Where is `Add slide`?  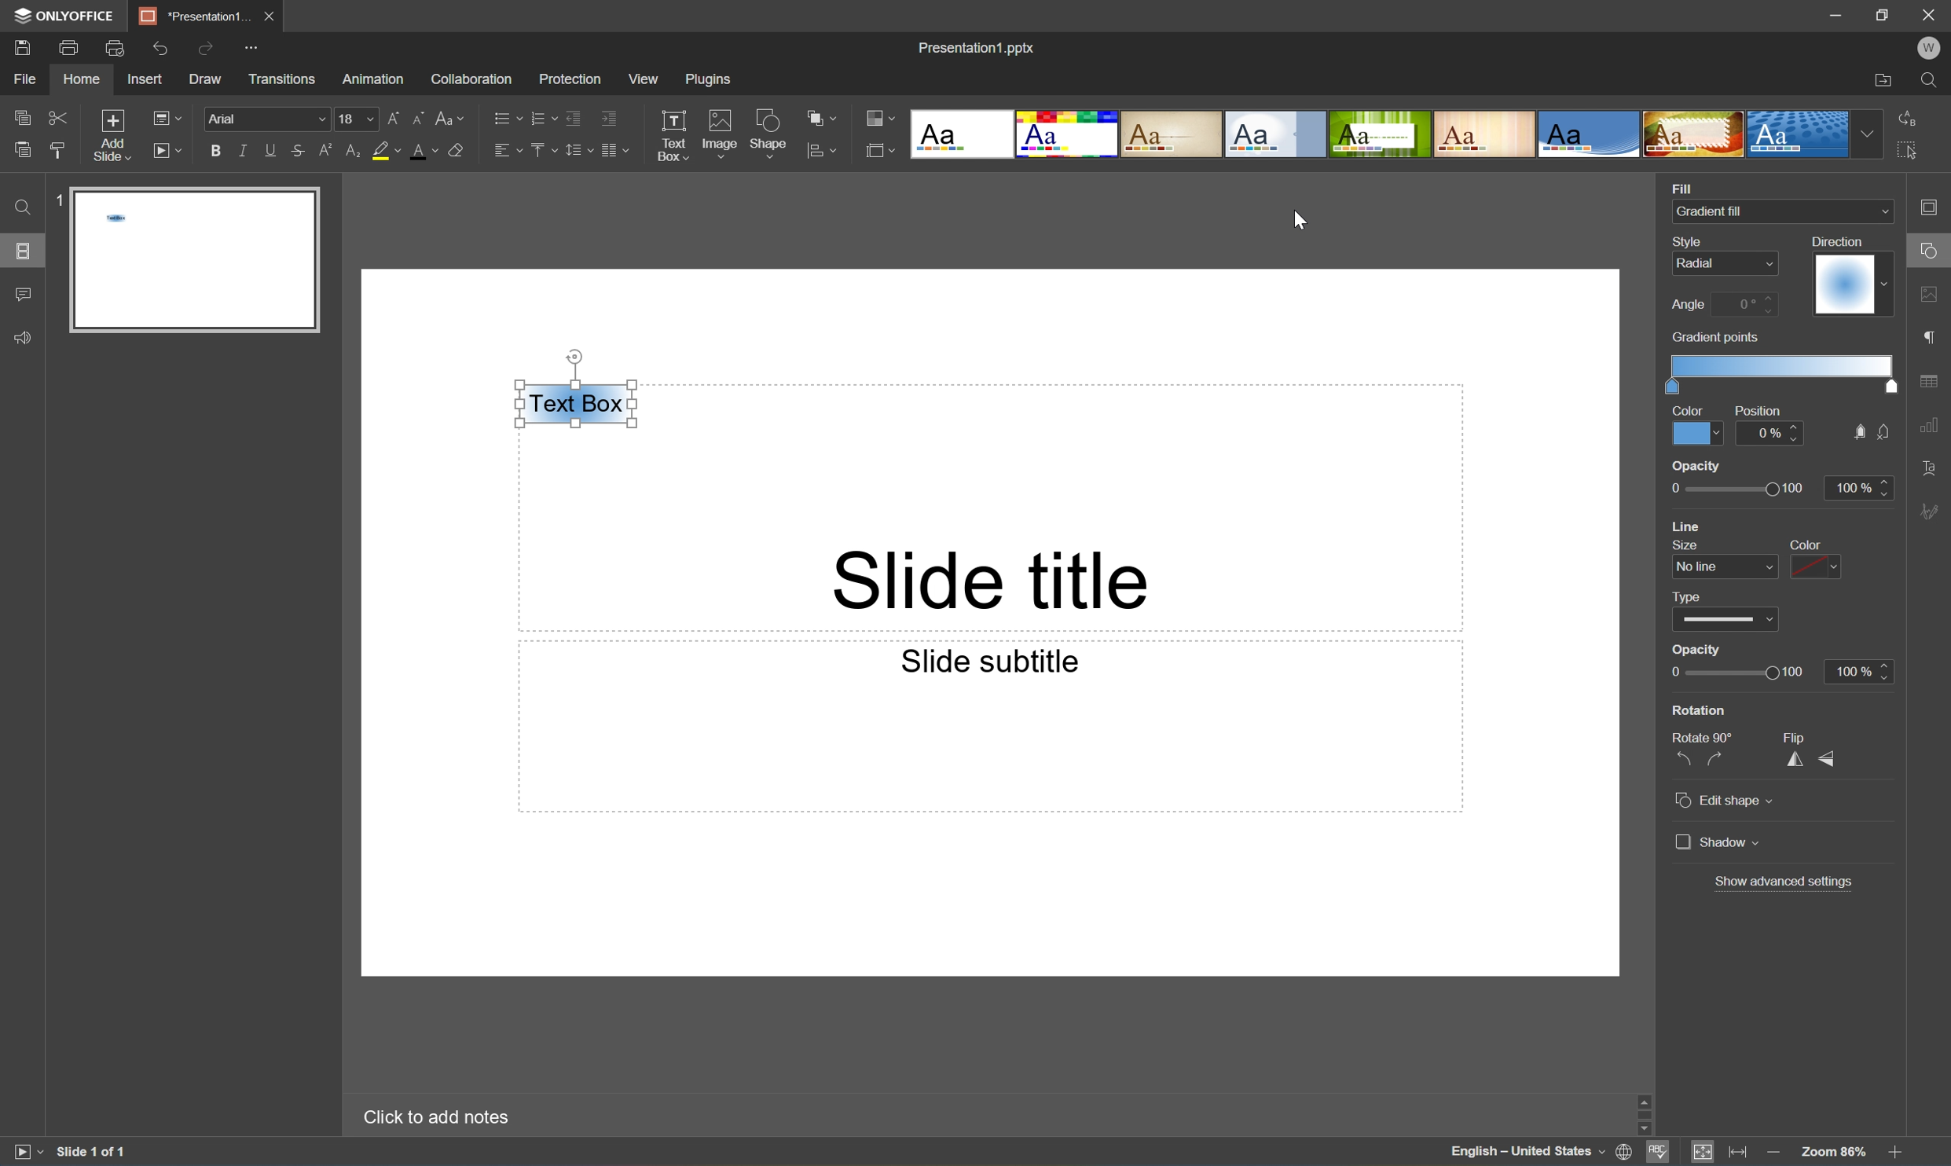 Add slide is located at coordinates (112, 135).